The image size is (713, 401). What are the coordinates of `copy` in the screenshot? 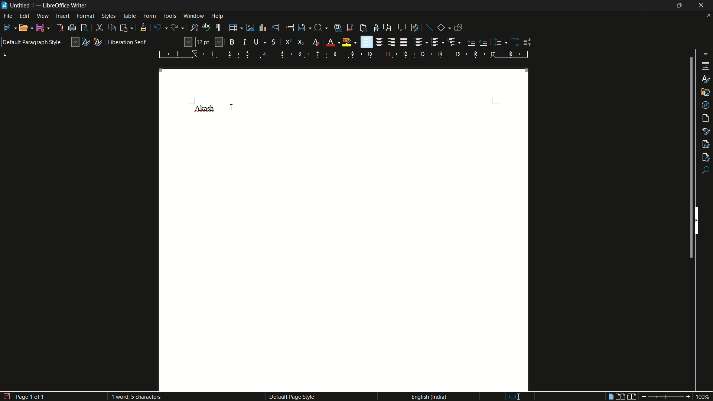 It's located at (112, 28).